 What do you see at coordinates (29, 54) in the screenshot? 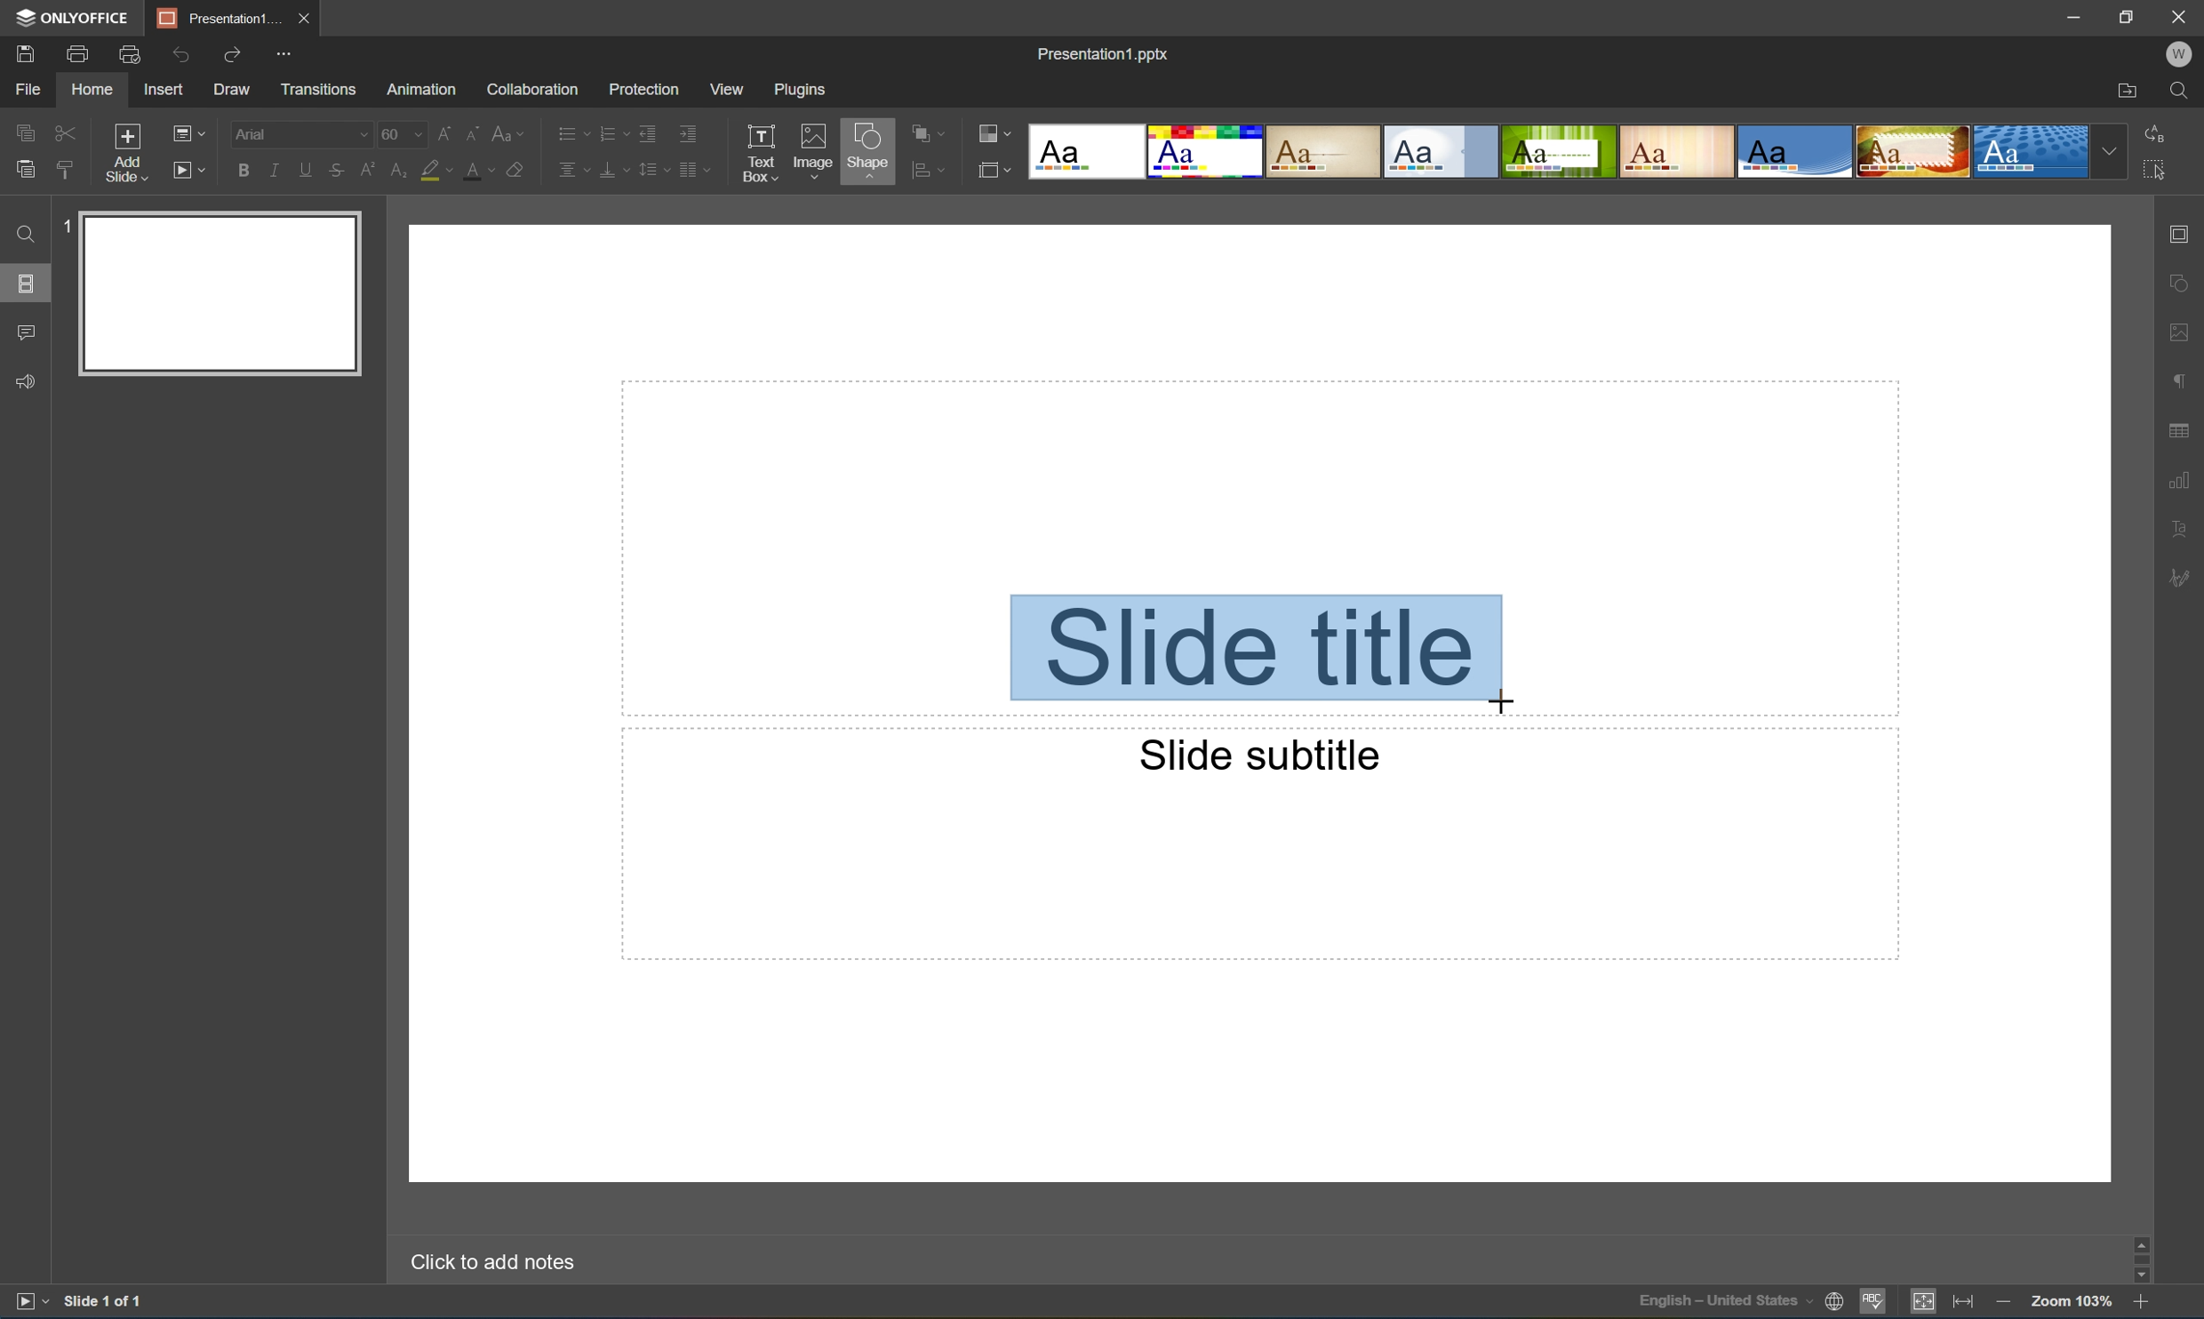
I see `Save` at bounding box center [29, 54].